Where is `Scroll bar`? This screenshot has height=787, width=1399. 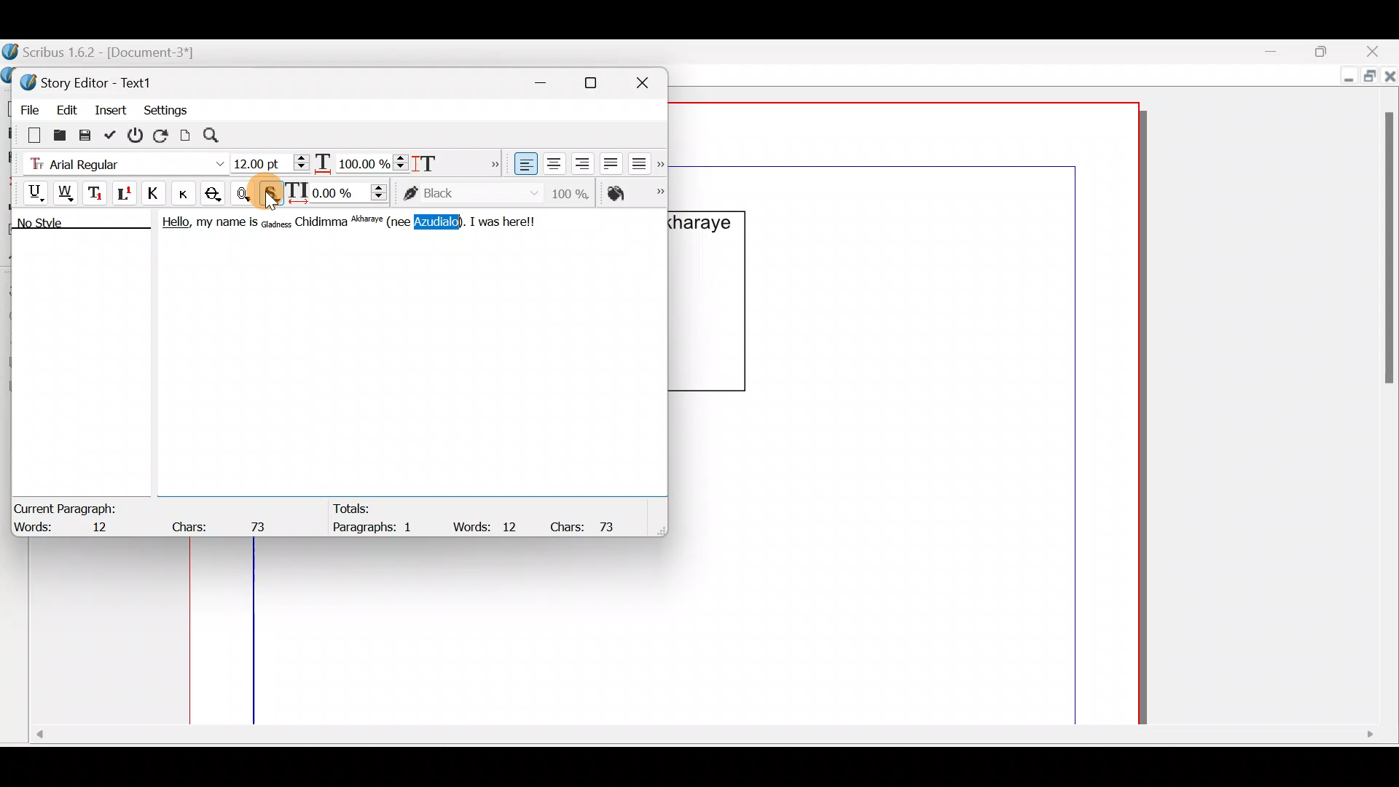
Scroll bar is located at coordinates (701, 740).